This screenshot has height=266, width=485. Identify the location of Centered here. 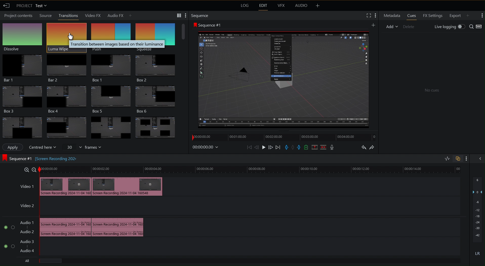
(43, 147).